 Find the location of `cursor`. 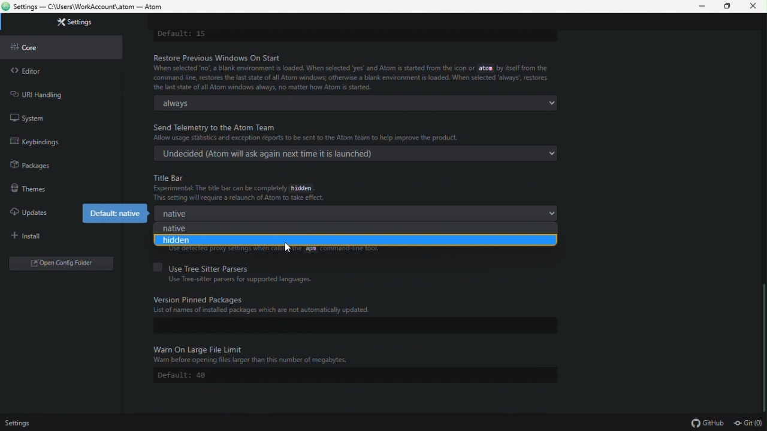

cursor is located at coordinates (290, 248).